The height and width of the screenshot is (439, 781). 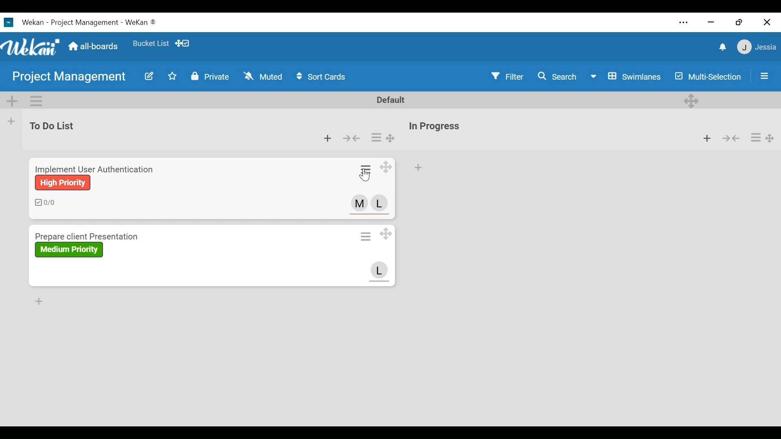 I want to click on Filter, so click(x=506, y=76).